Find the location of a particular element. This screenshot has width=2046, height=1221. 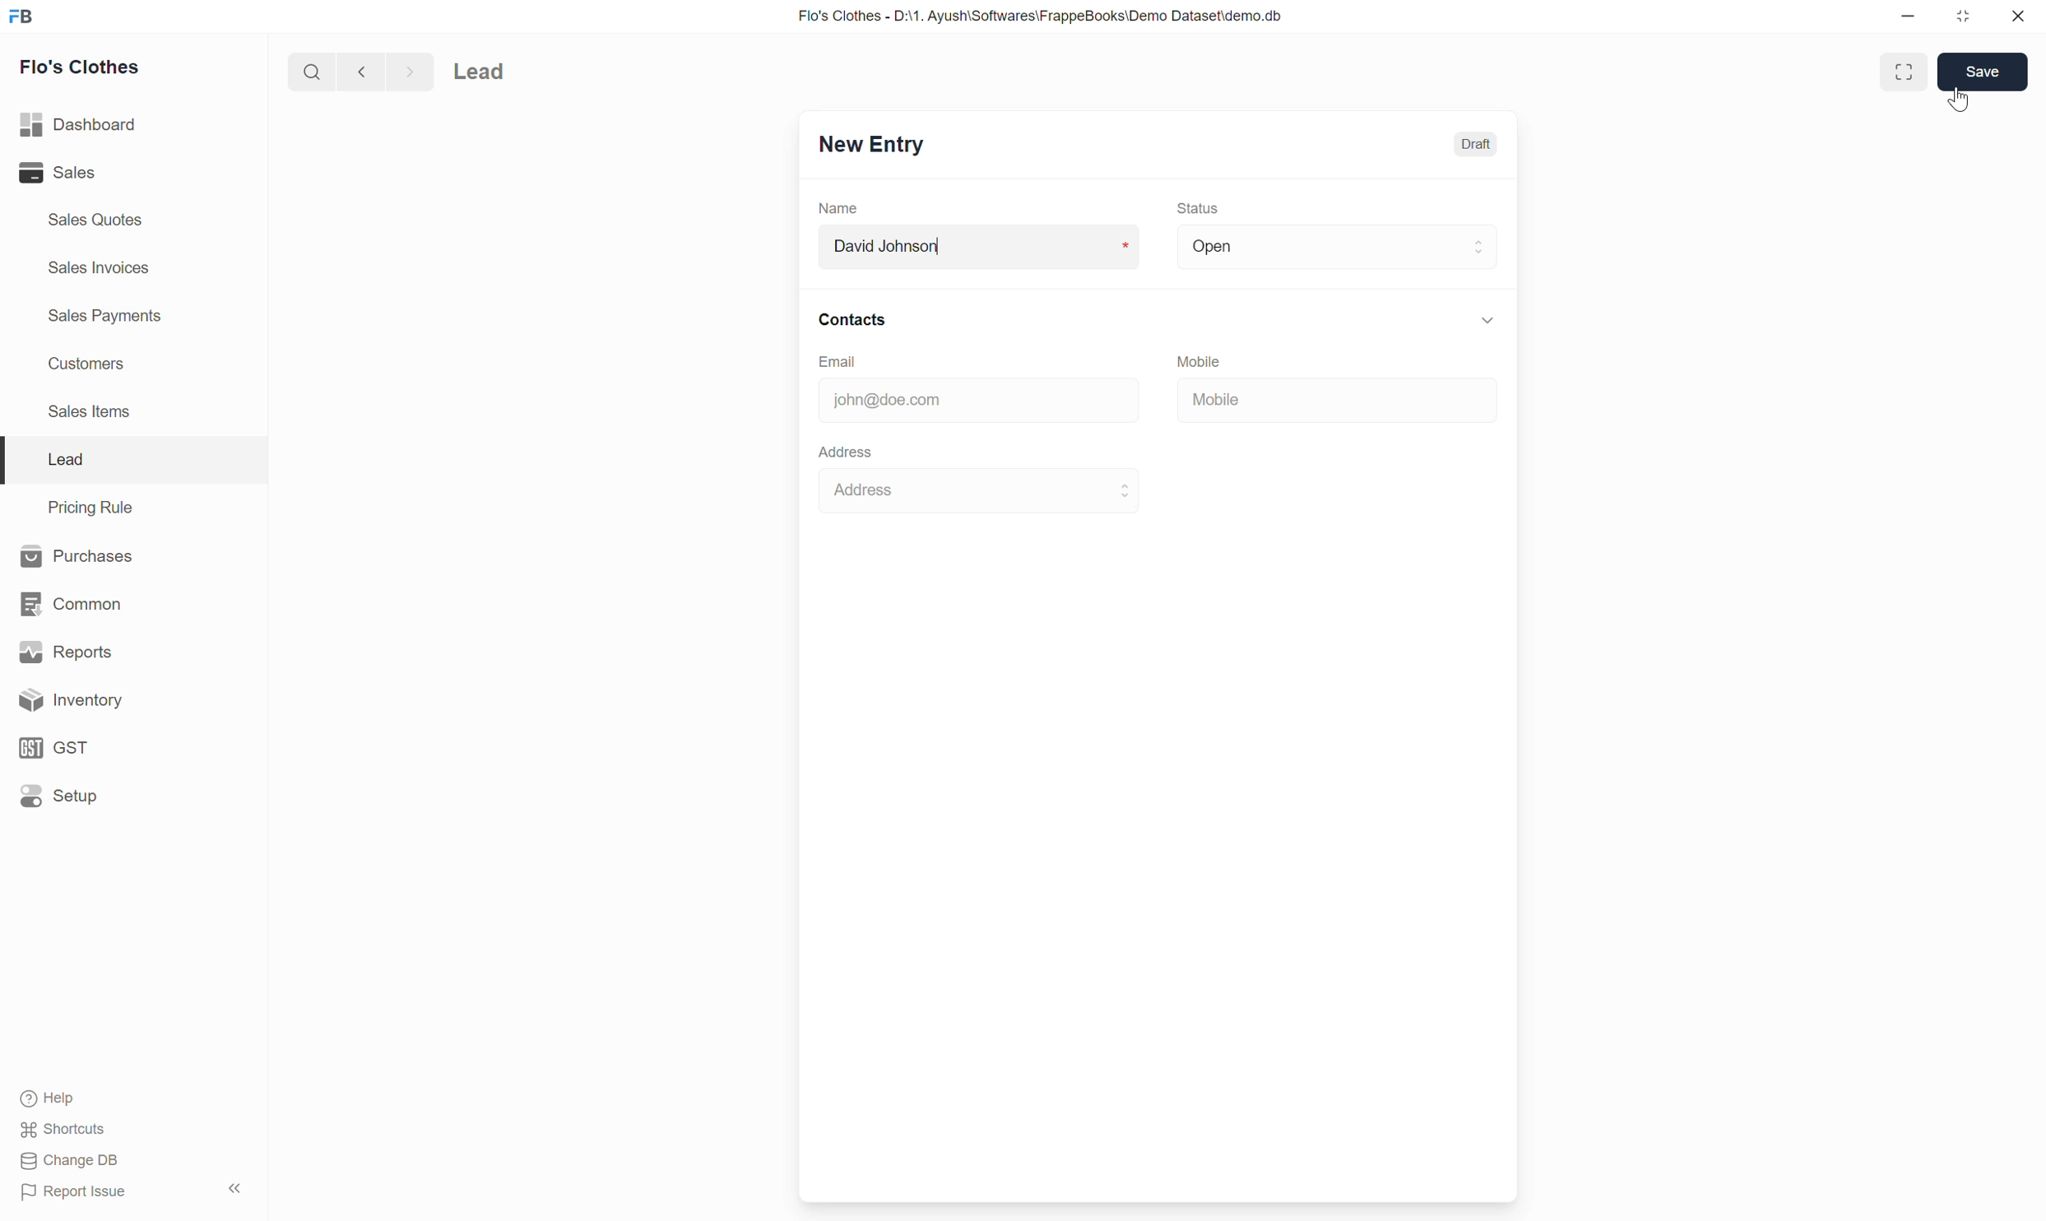

Status is located at coordinates (1200, 208).